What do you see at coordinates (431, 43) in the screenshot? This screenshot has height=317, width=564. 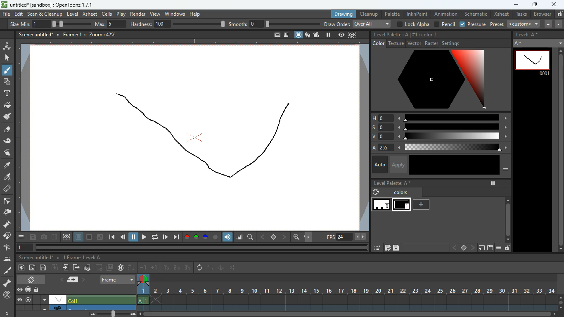 I see `Raster` at bounding box center [431, 43].